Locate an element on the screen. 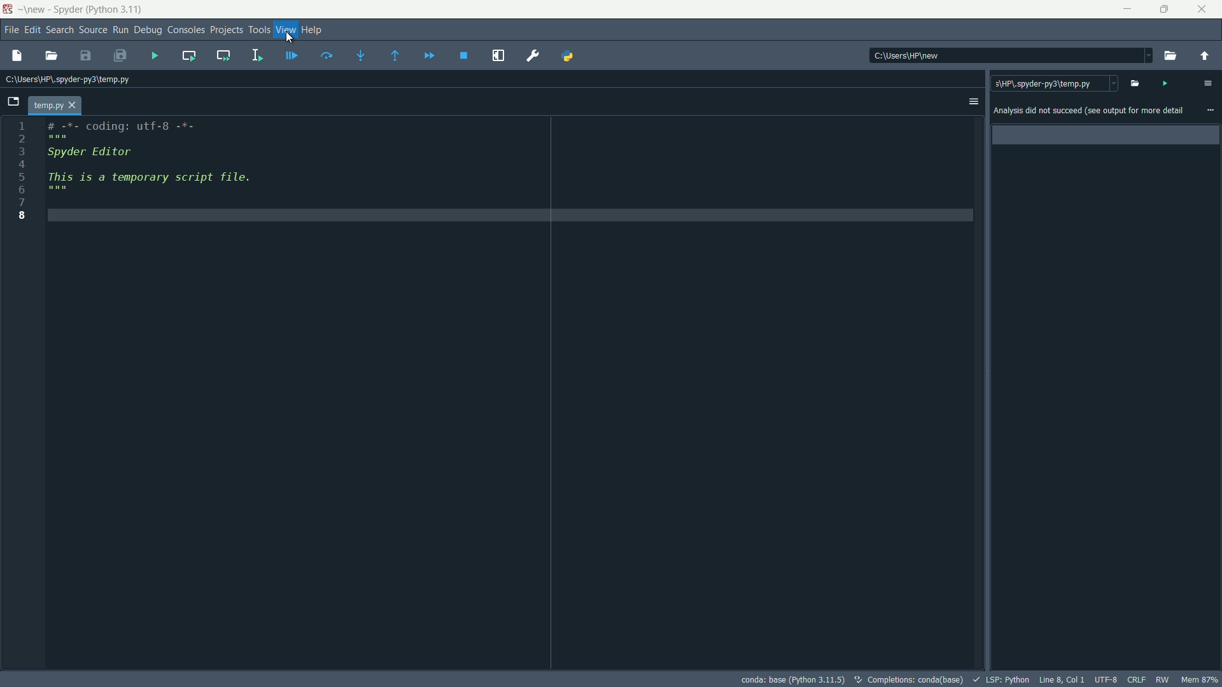 Image resolution: width=1222 pixels, height=687 pixels. help menu is located at coordinates (312, 31).